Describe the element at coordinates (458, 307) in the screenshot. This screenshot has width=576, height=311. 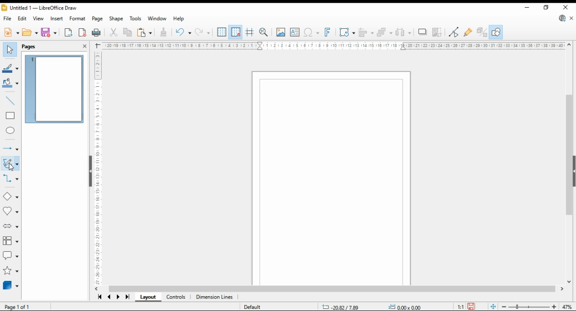
I see `1:1` at that location.